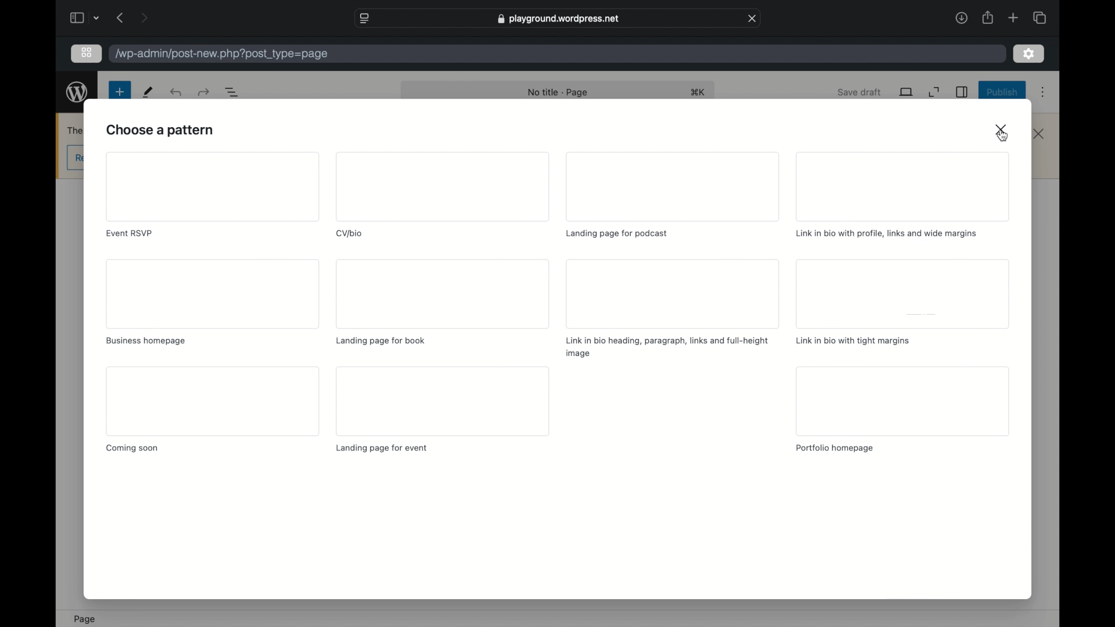  I want to click on redo, so click(177, 92).